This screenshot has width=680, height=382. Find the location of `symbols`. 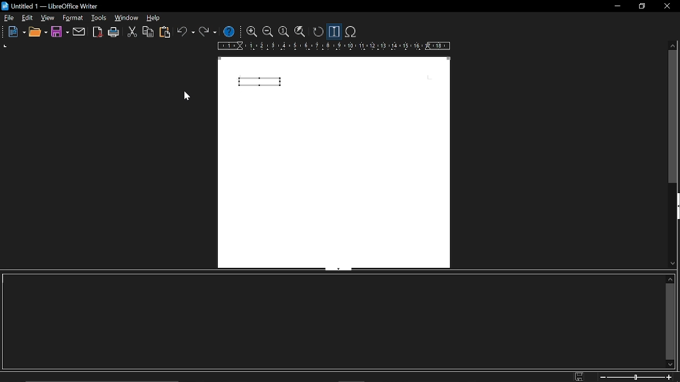

symbols is located at coordinates (352, 32).